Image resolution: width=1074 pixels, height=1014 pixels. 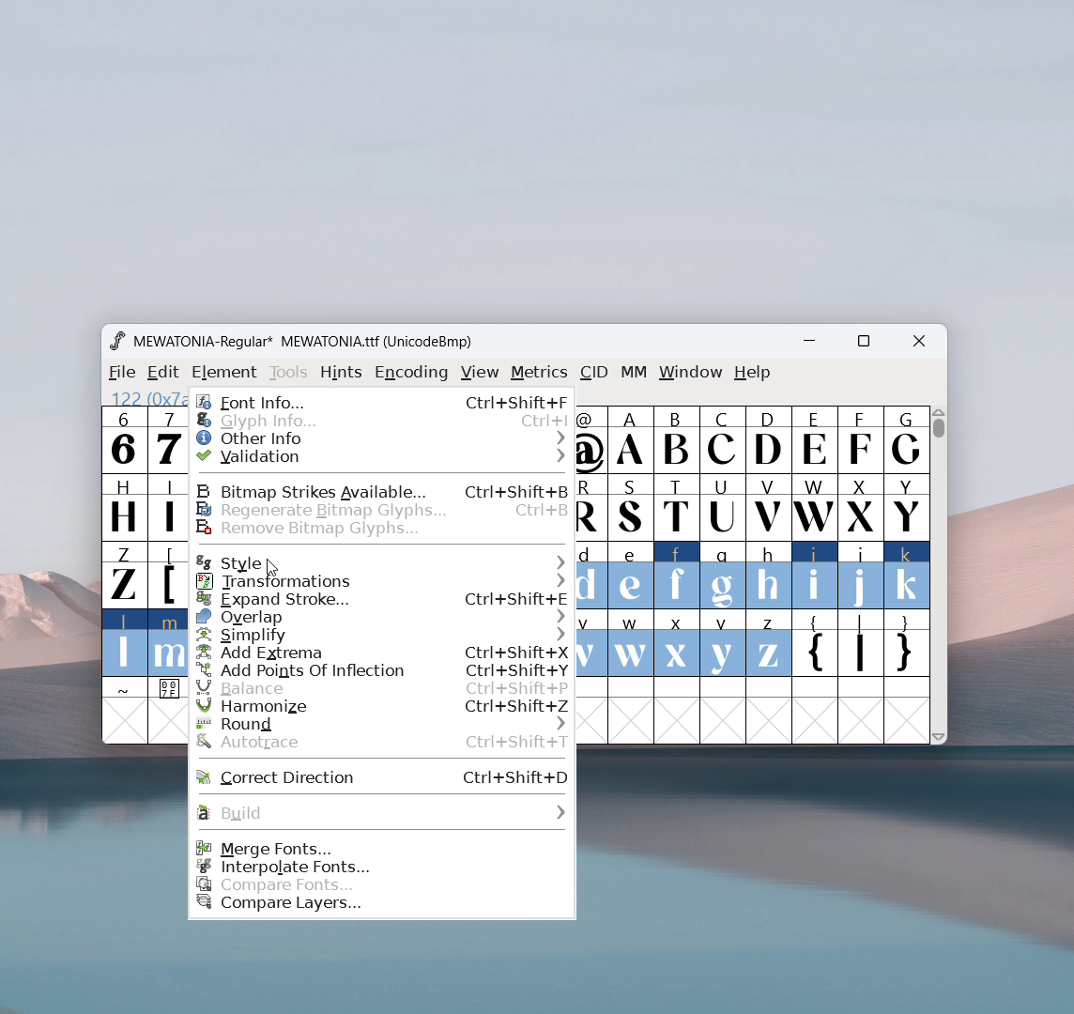 What do you see at coordinates (631, 509) in the screenshot?
I see `S` at bounding box center [631, 509].